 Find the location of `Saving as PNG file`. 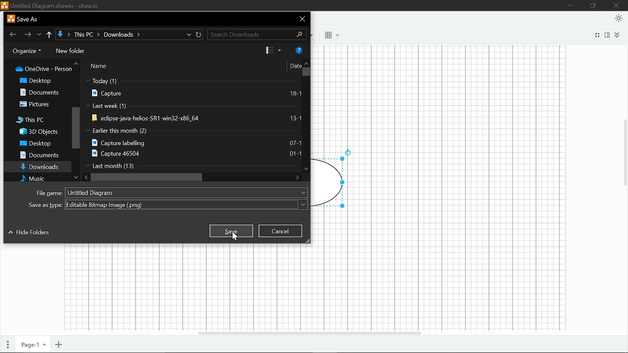

Saving as PNG file is located at coordinates (168, 205).